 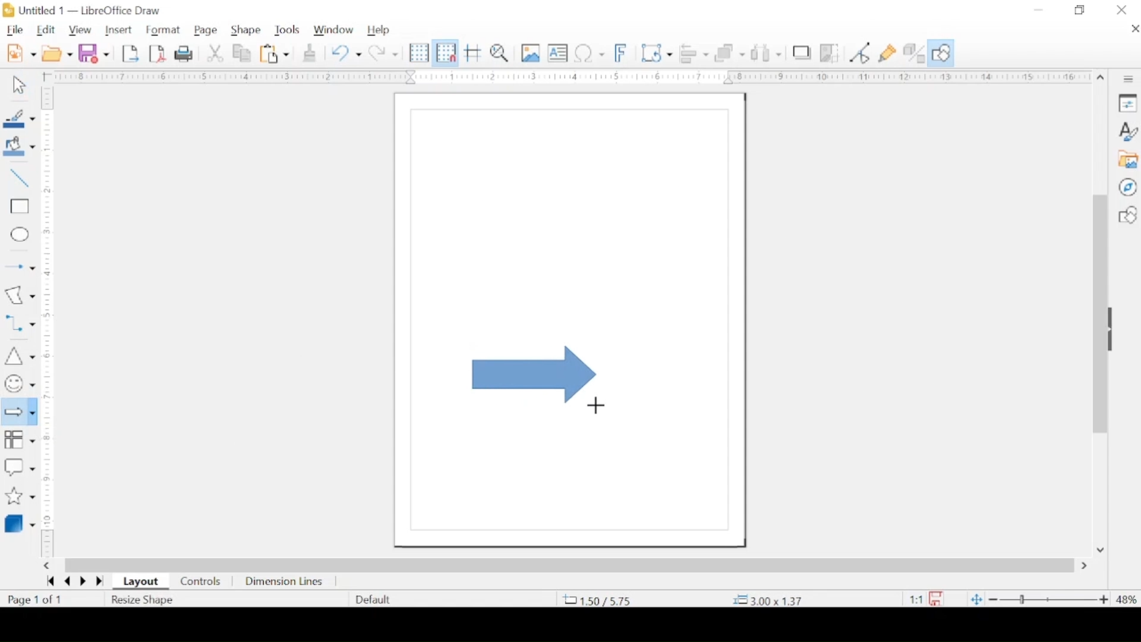 I want to click on snap to grid, so click(x=446, y=52).